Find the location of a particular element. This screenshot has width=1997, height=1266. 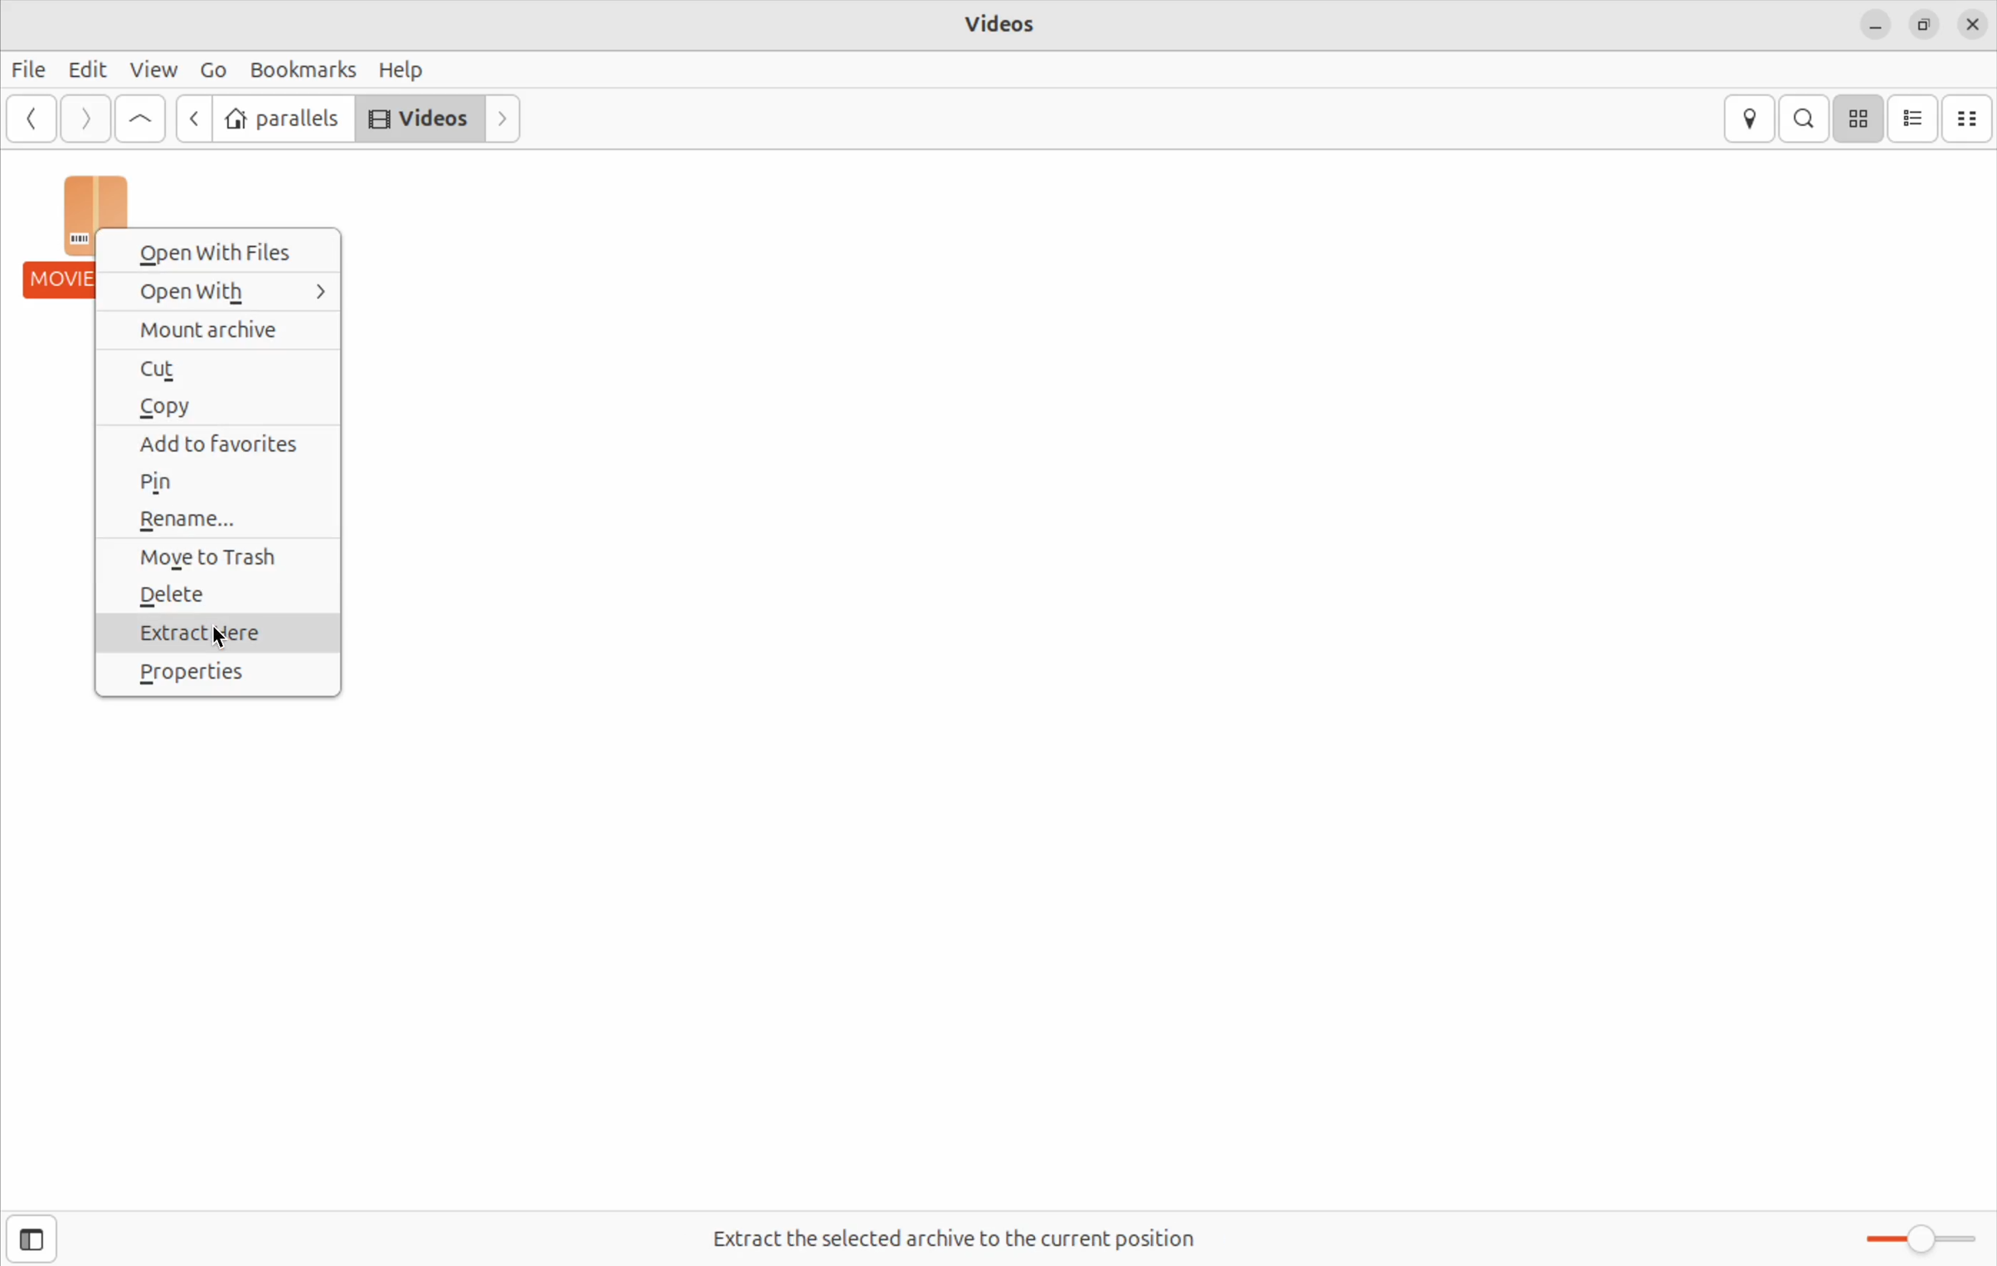

Cursor is located at coordinates (227, 641).